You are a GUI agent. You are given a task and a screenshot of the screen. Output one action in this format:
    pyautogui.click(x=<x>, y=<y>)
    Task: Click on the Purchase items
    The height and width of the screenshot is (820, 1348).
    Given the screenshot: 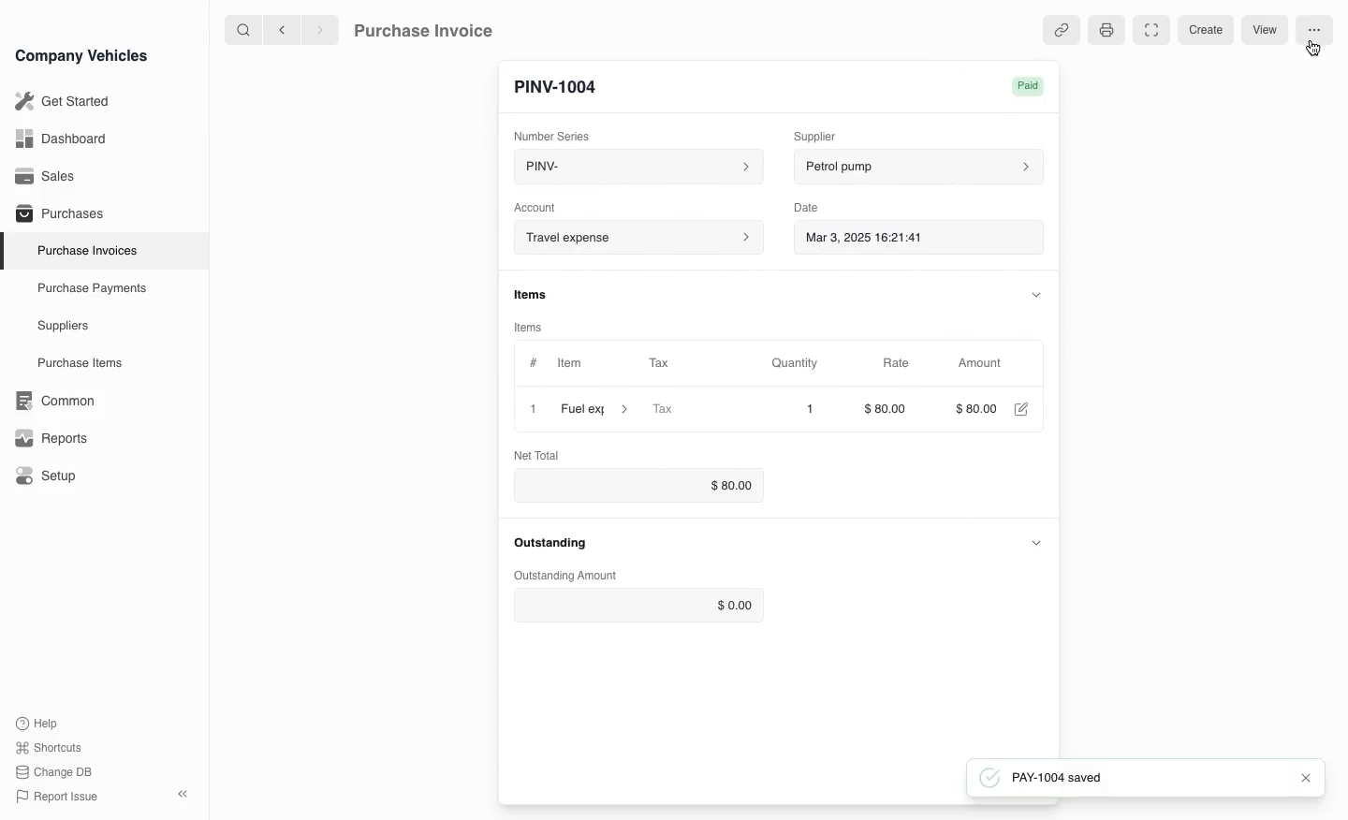 What is the action you would take?
    pyautogui.click(x=73, y=363)
    